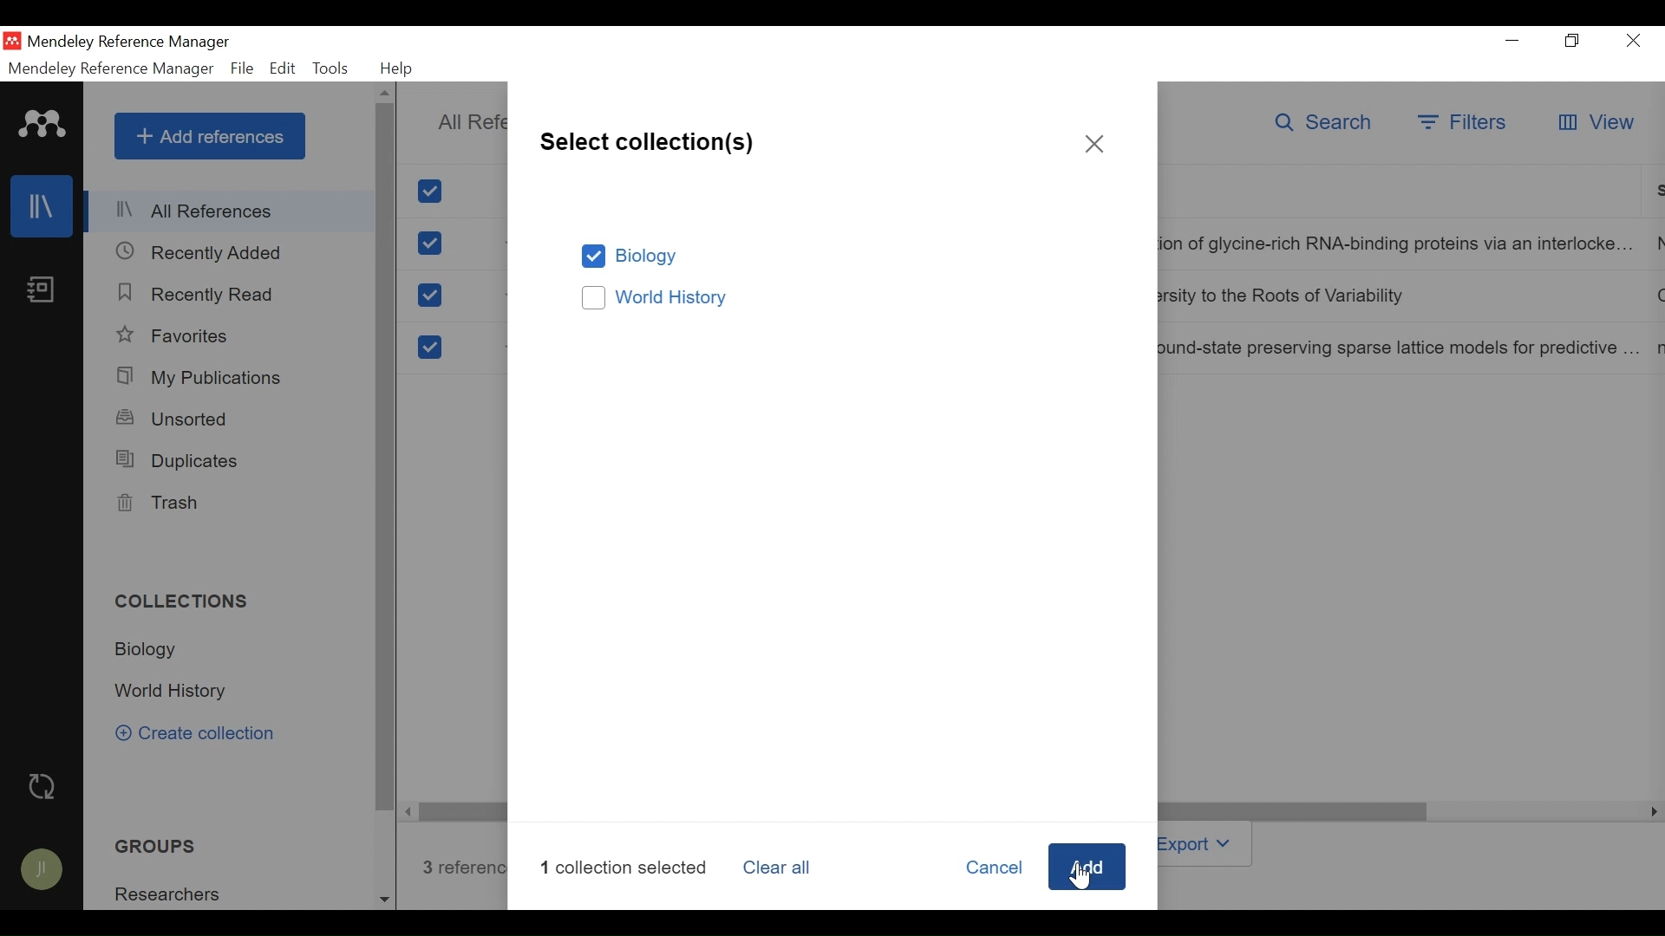 The width and height of the screenshot is (1665, 936). I want to click on Cursor, so click(1079, 872).